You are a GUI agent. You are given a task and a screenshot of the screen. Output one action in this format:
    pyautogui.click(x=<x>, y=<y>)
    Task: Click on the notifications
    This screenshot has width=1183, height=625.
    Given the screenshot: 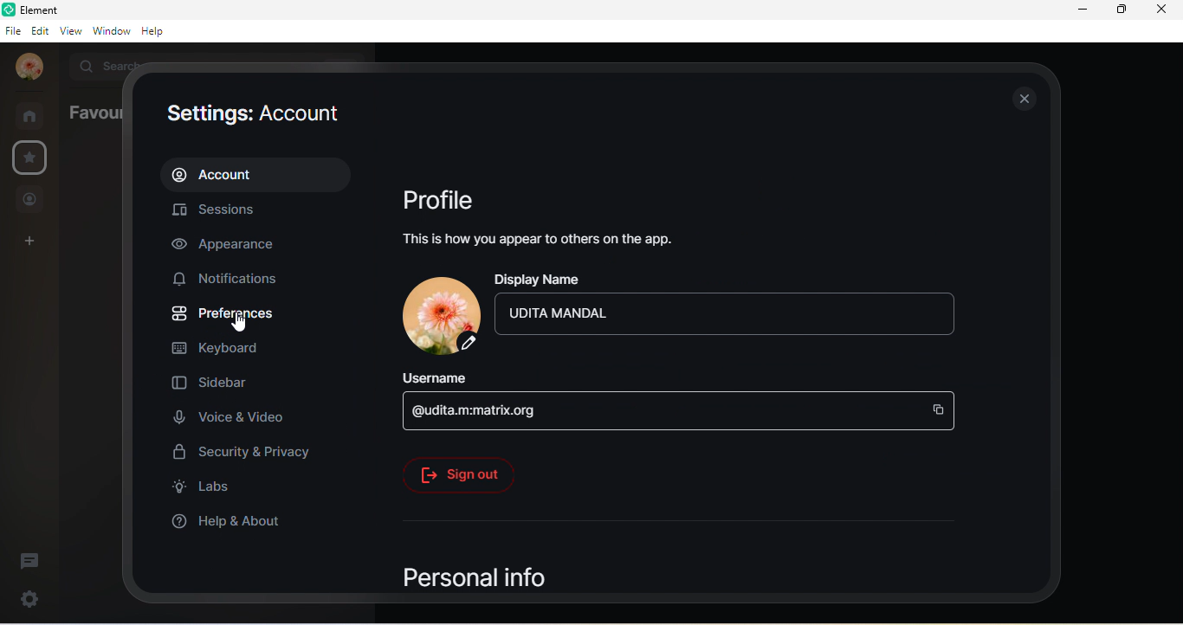 What is the action you would take?
    pyautogui.click(x=234, y=280)
    